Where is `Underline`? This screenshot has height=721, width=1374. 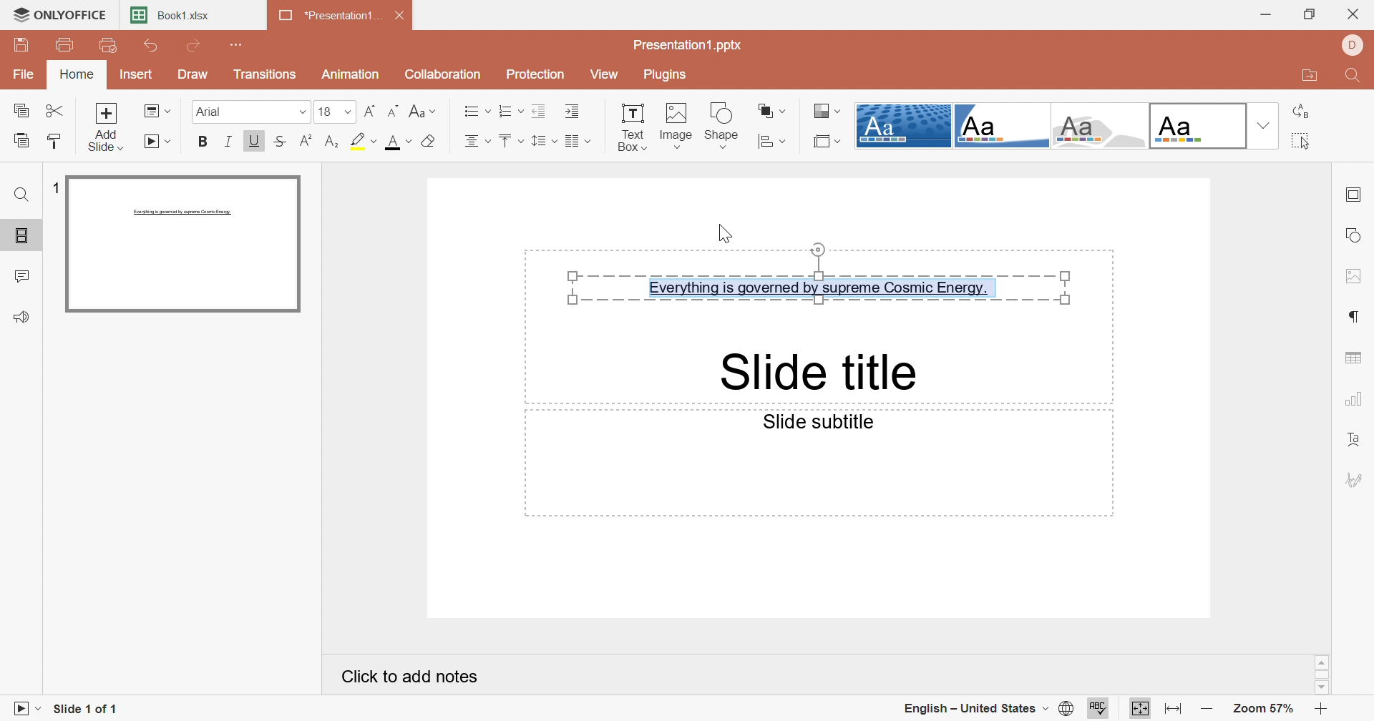 Underline is located at coordinates (254, 140).